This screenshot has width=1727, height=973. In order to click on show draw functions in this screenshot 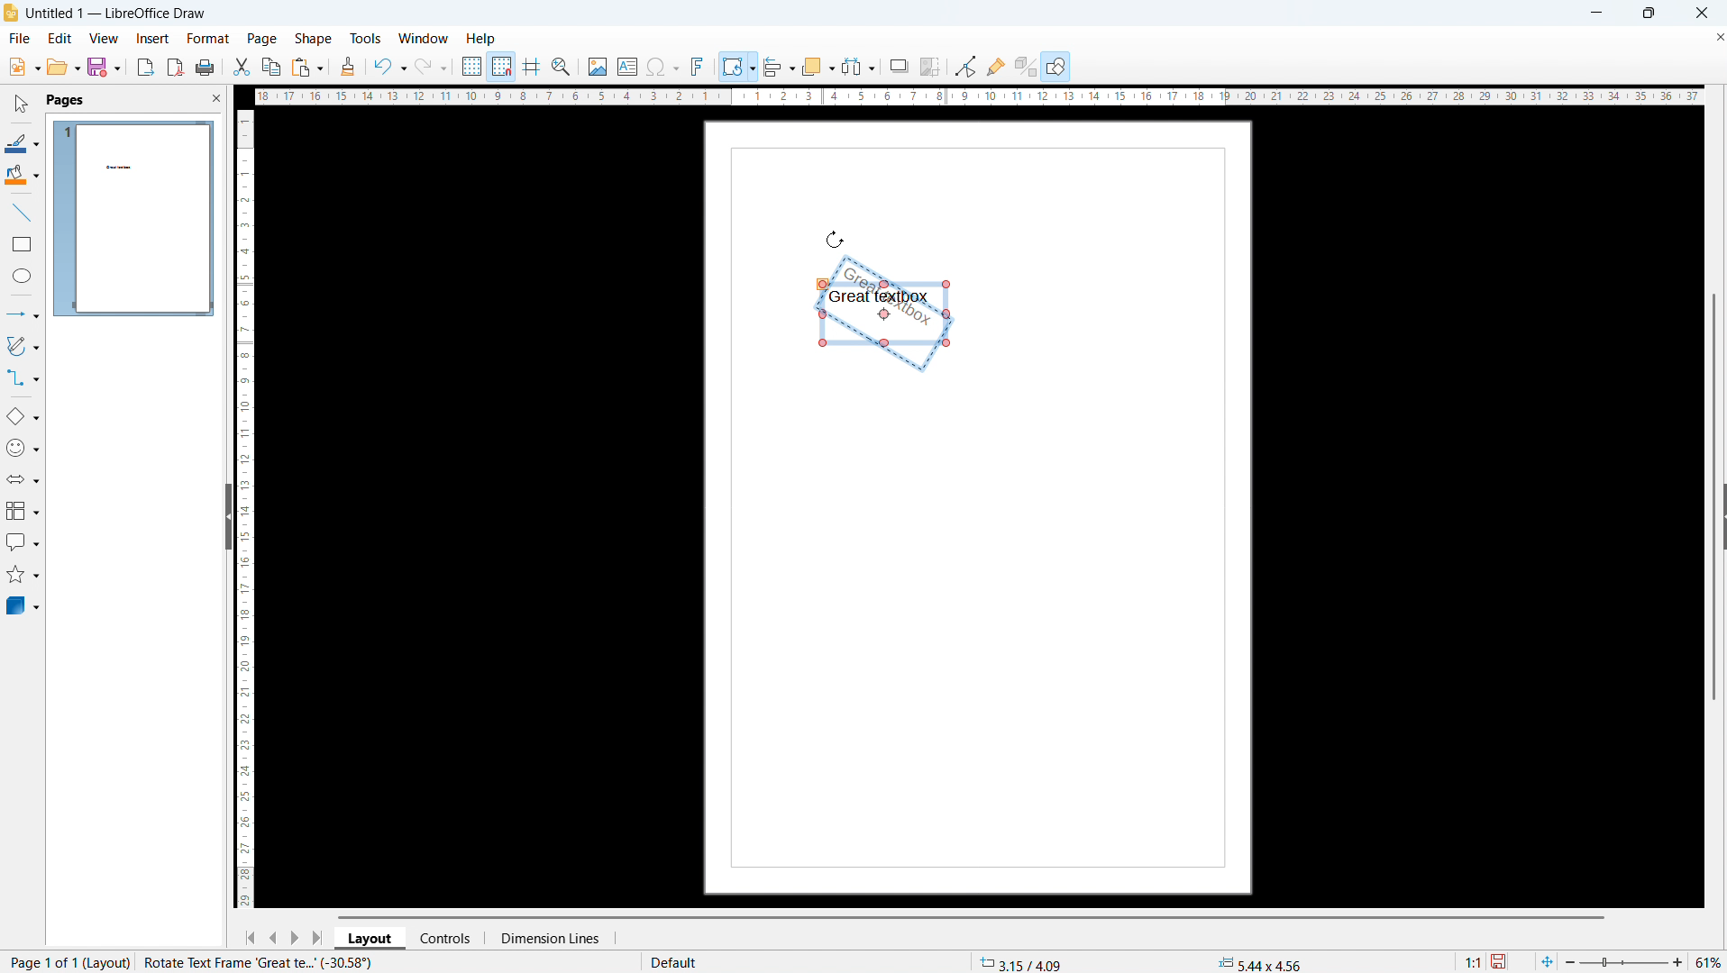, I will do `click(1055, 68)`.